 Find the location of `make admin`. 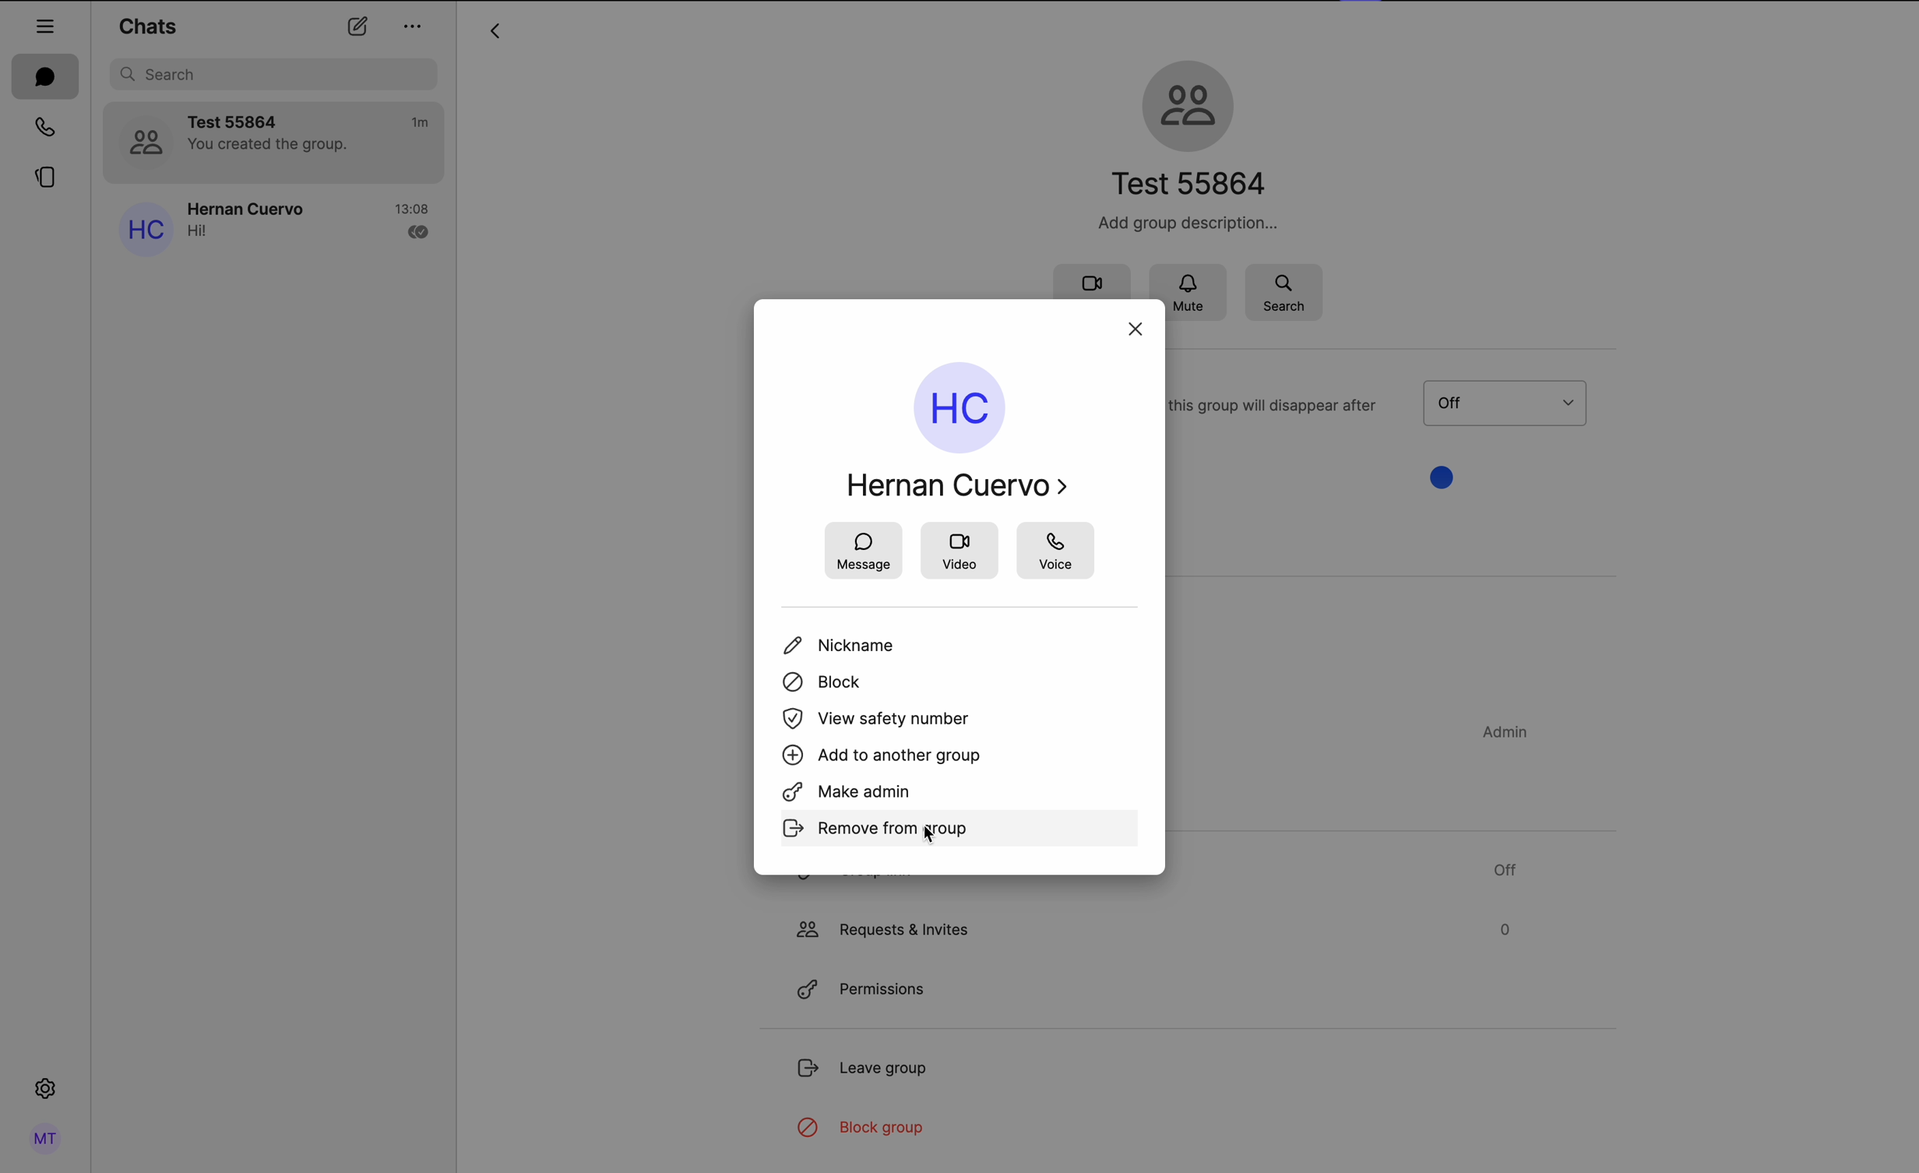

make admin is located at coordinates (854, 794).